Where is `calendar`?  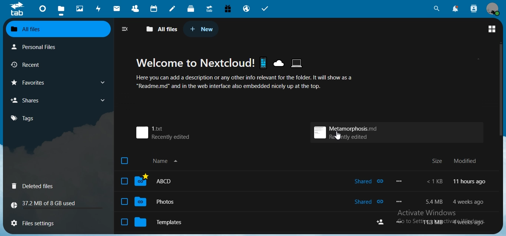 calendar is located at coordinates (153, 8).